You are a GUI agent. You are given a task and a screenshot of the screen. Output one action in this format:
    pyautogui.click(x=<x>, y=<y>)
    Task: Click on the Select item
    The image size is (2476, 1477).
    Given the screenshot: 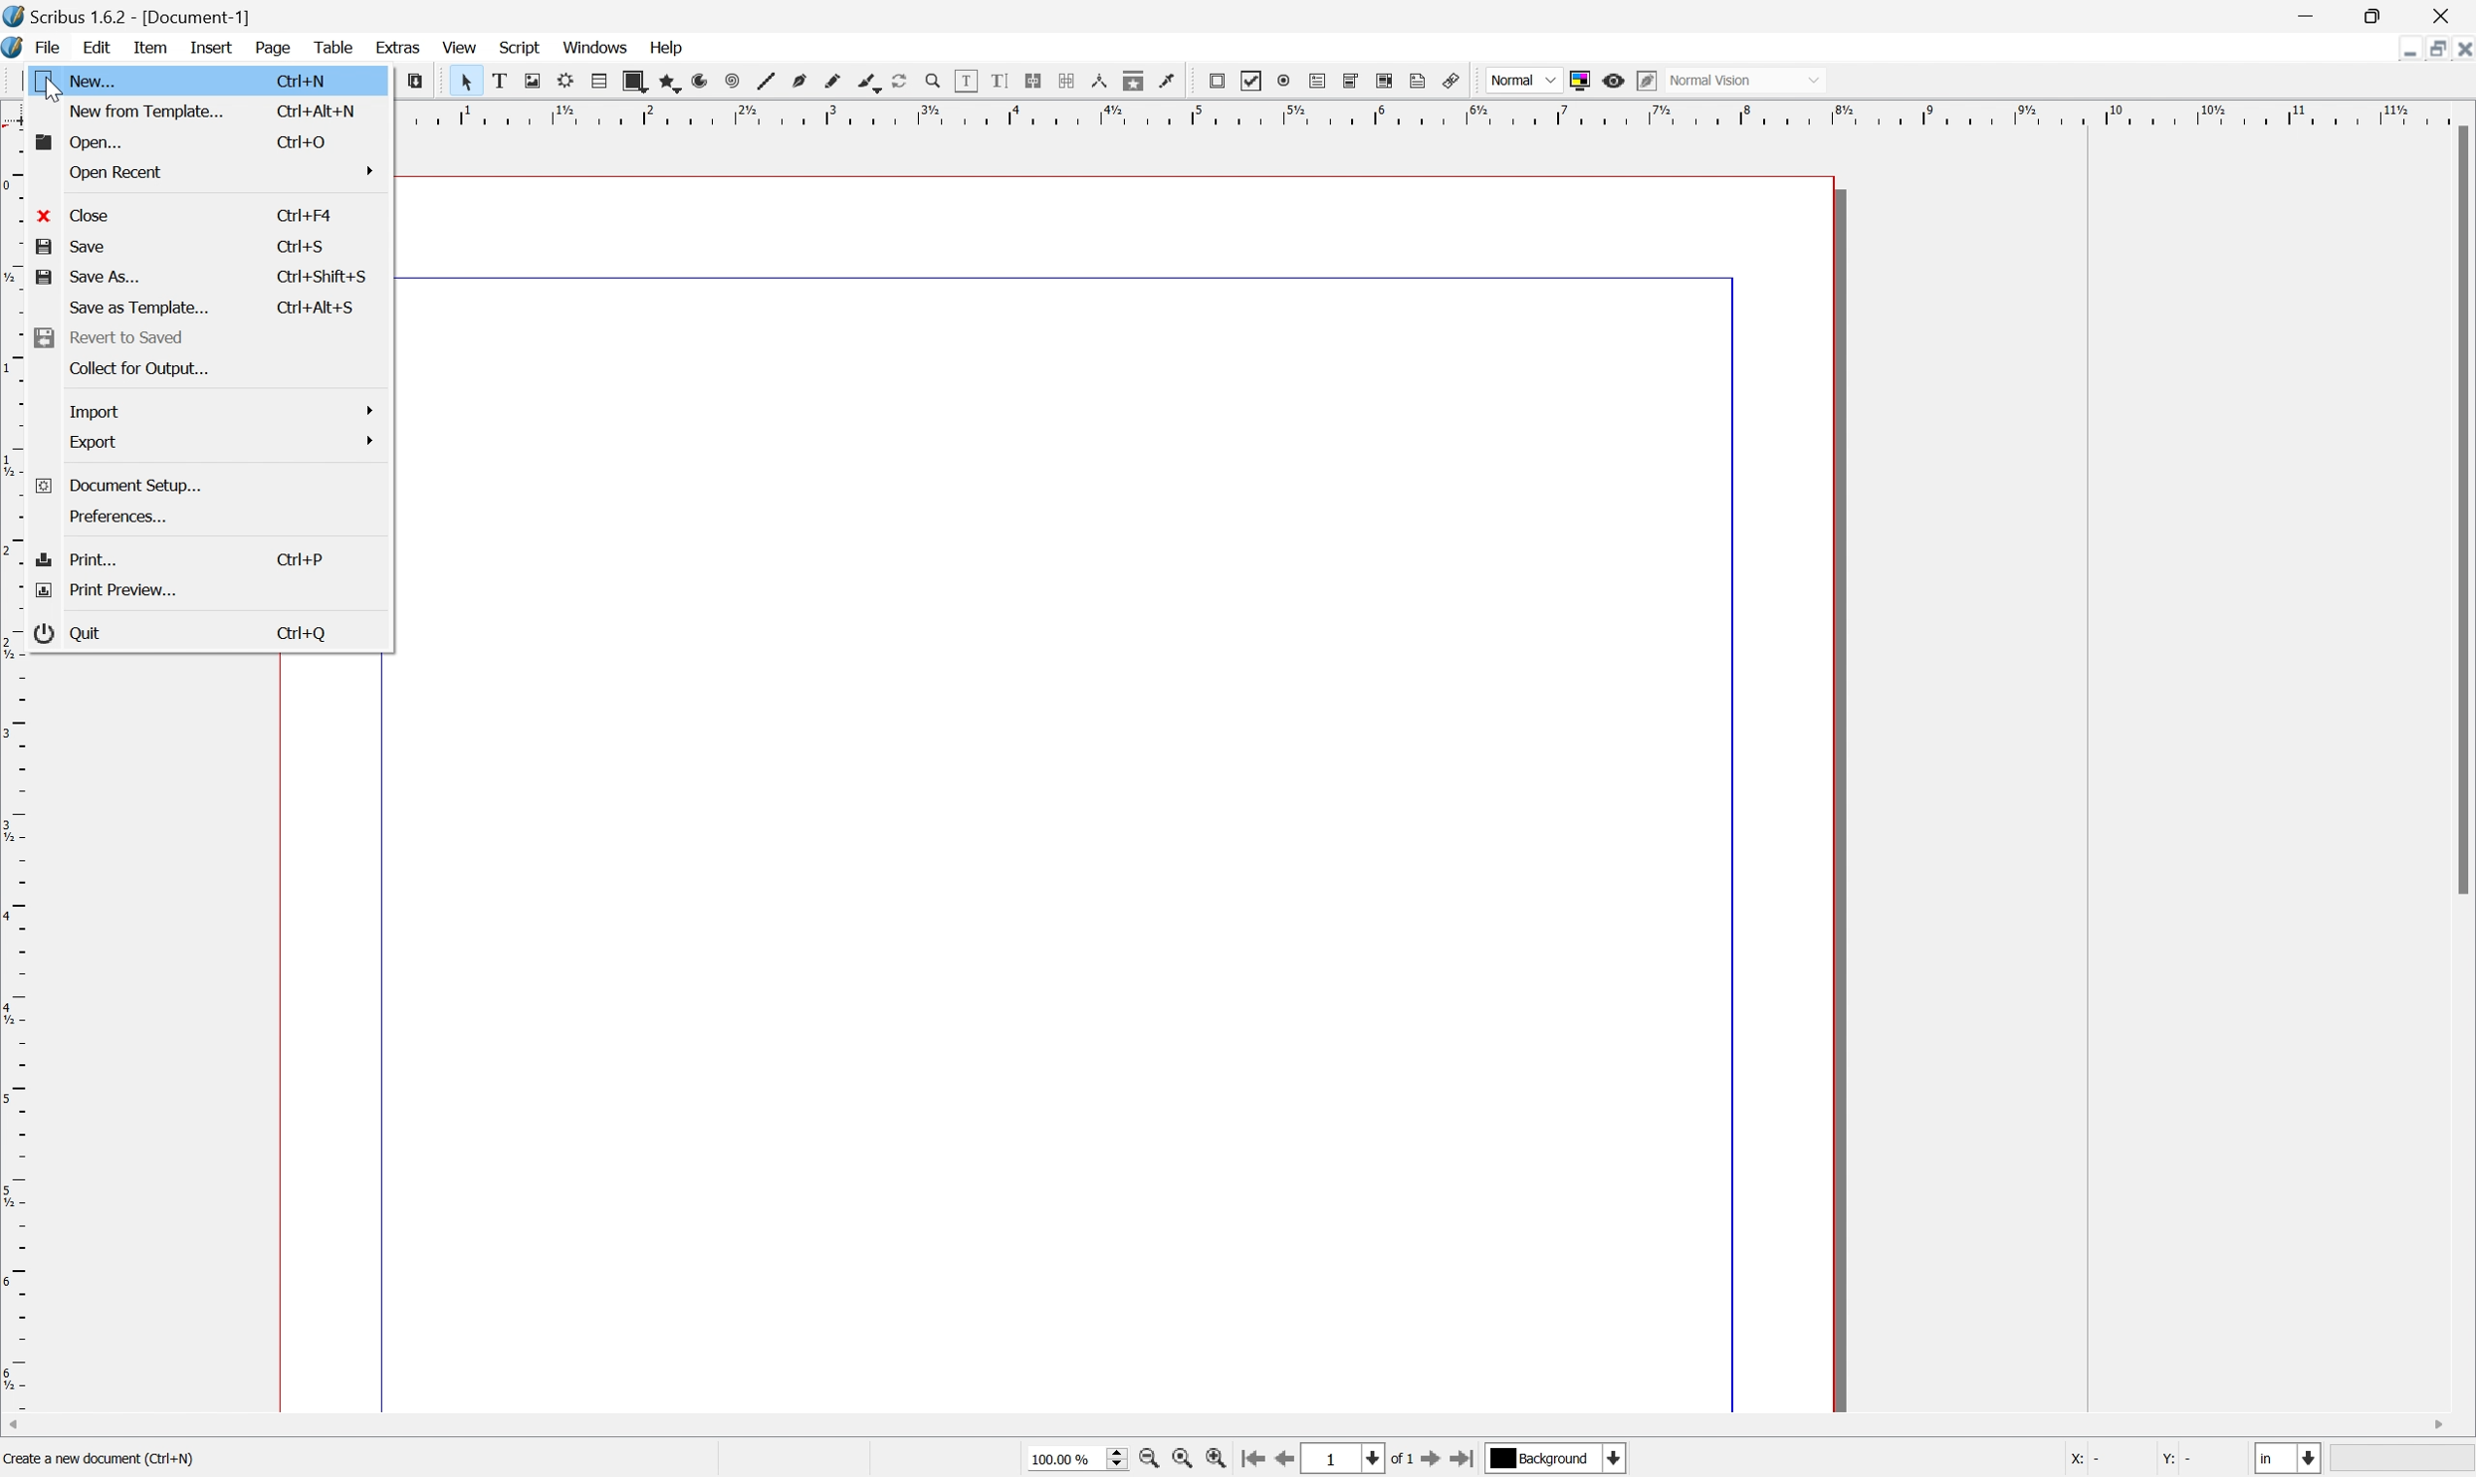 What is the action you would take?
    pyautogui.click(x=466, y=81)
    